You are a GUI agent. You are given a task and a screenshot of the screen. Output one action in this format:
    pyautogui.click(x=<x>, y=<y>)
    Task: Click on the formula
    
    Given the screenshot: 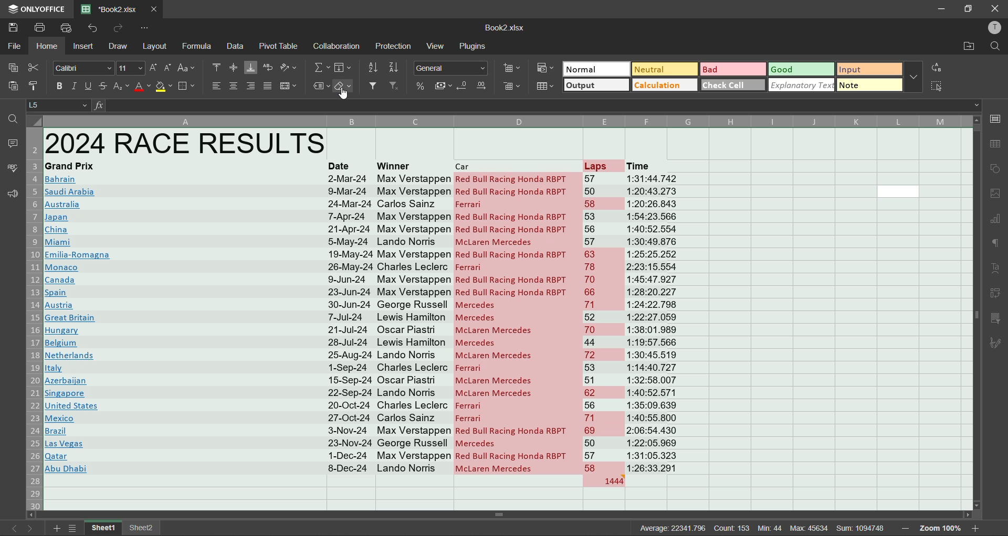 What is the action you would take?
    pyautogui.click(x=198, y=47)
    